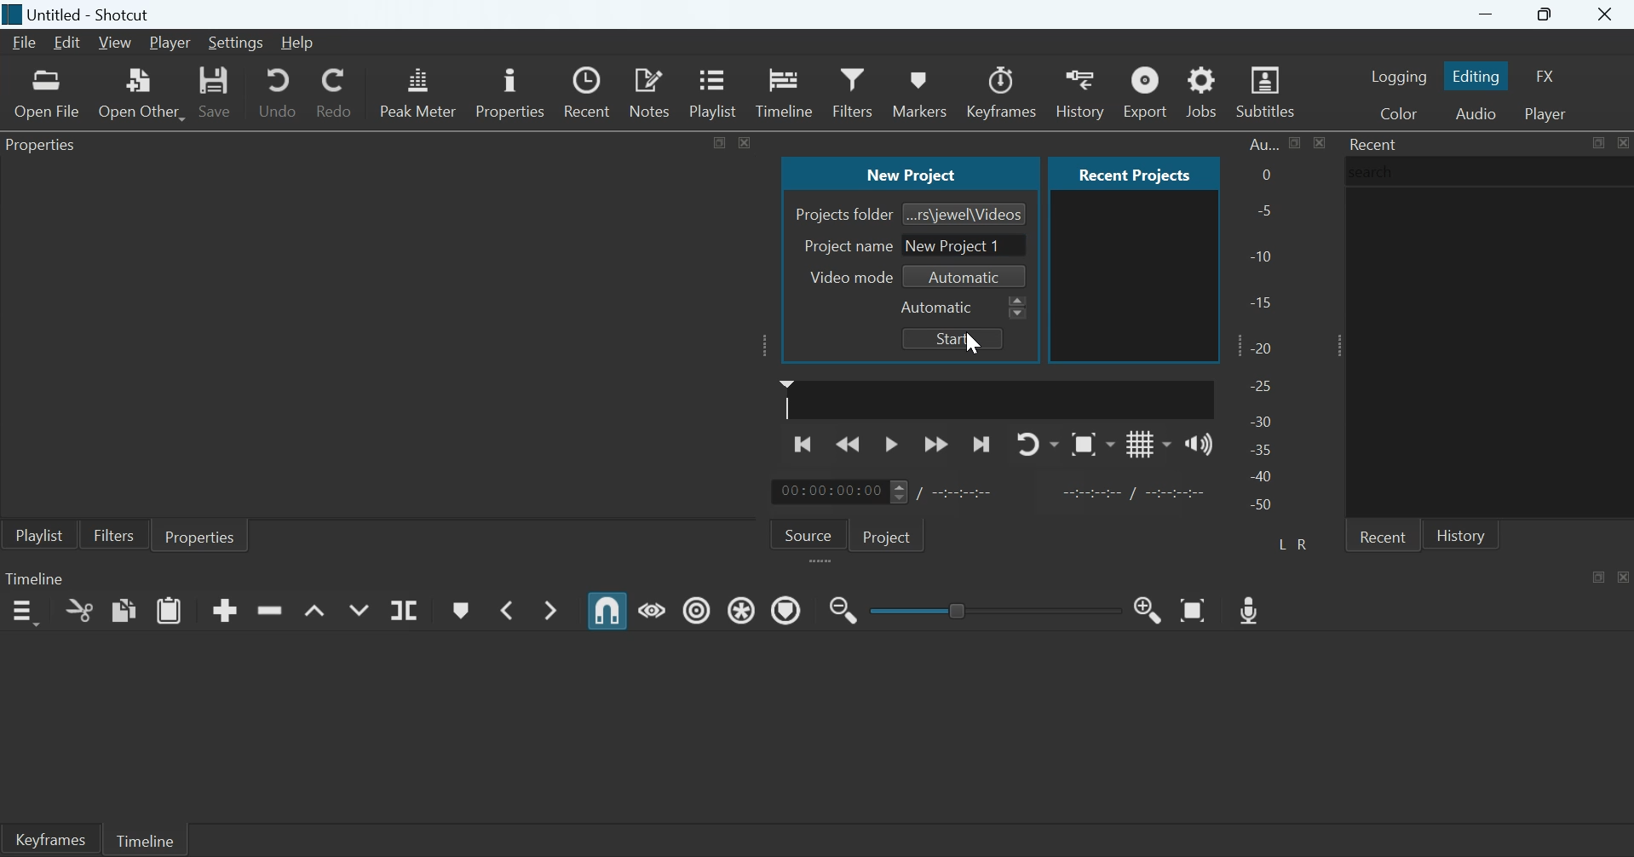 The image size is (1634, 857). Describe the element at coordinates (1476, 112) in the screenshot. I see `Switch to the Audio layout` at that location.